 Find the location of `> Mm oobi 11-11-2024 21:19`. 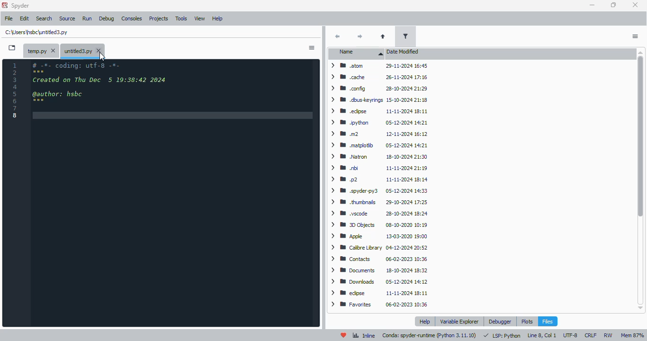

> Mm oobi 11-11-2024 21:19 is located at coordinates (378, 168).